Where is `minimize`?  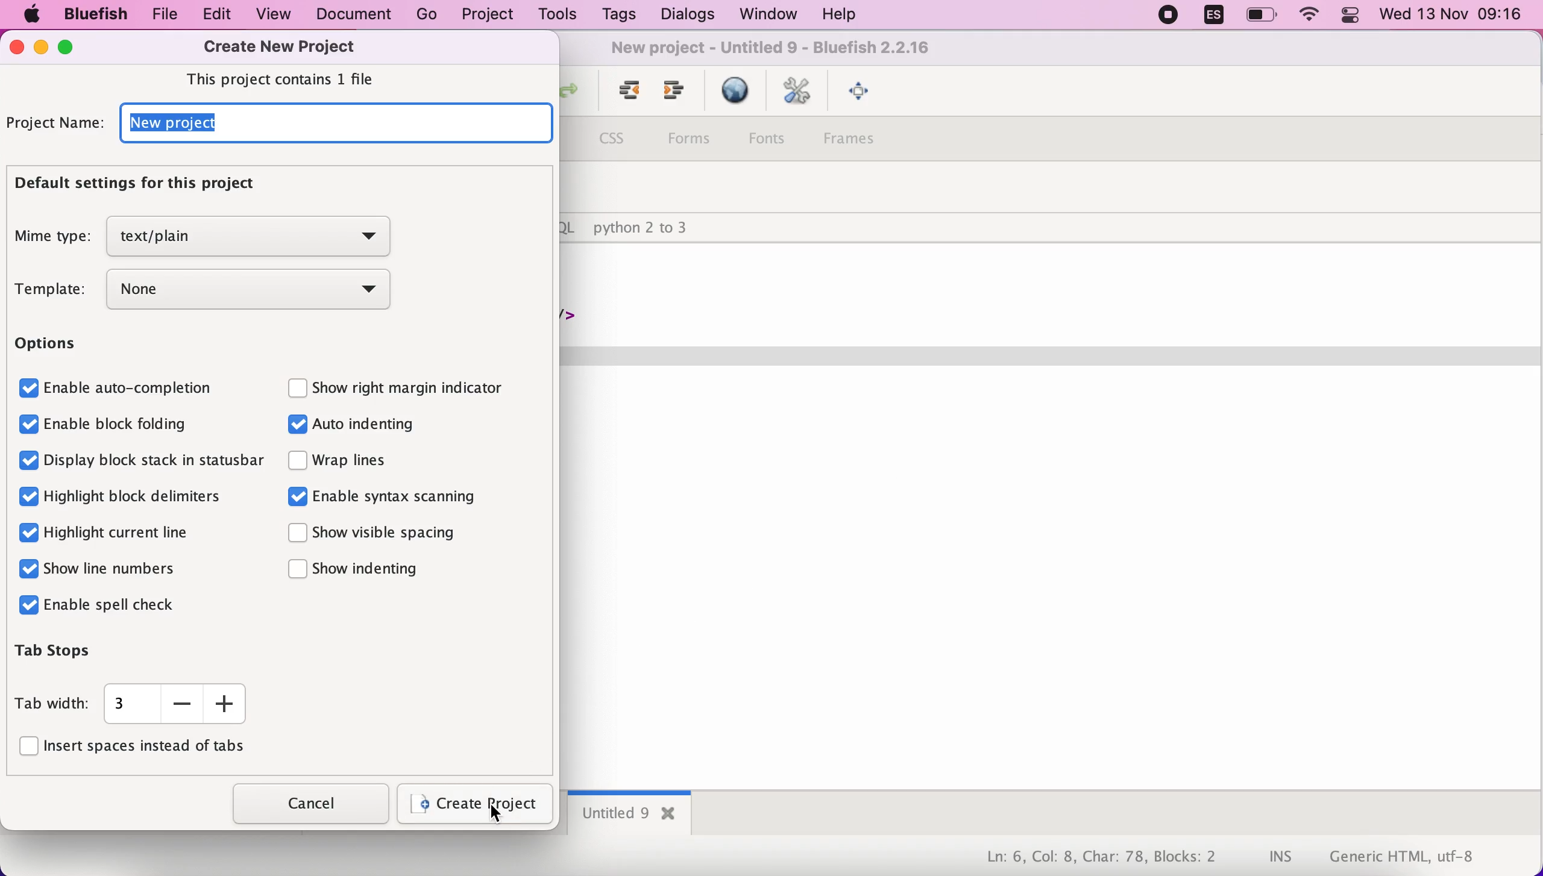 minimize is located at coordinates (40, 48).